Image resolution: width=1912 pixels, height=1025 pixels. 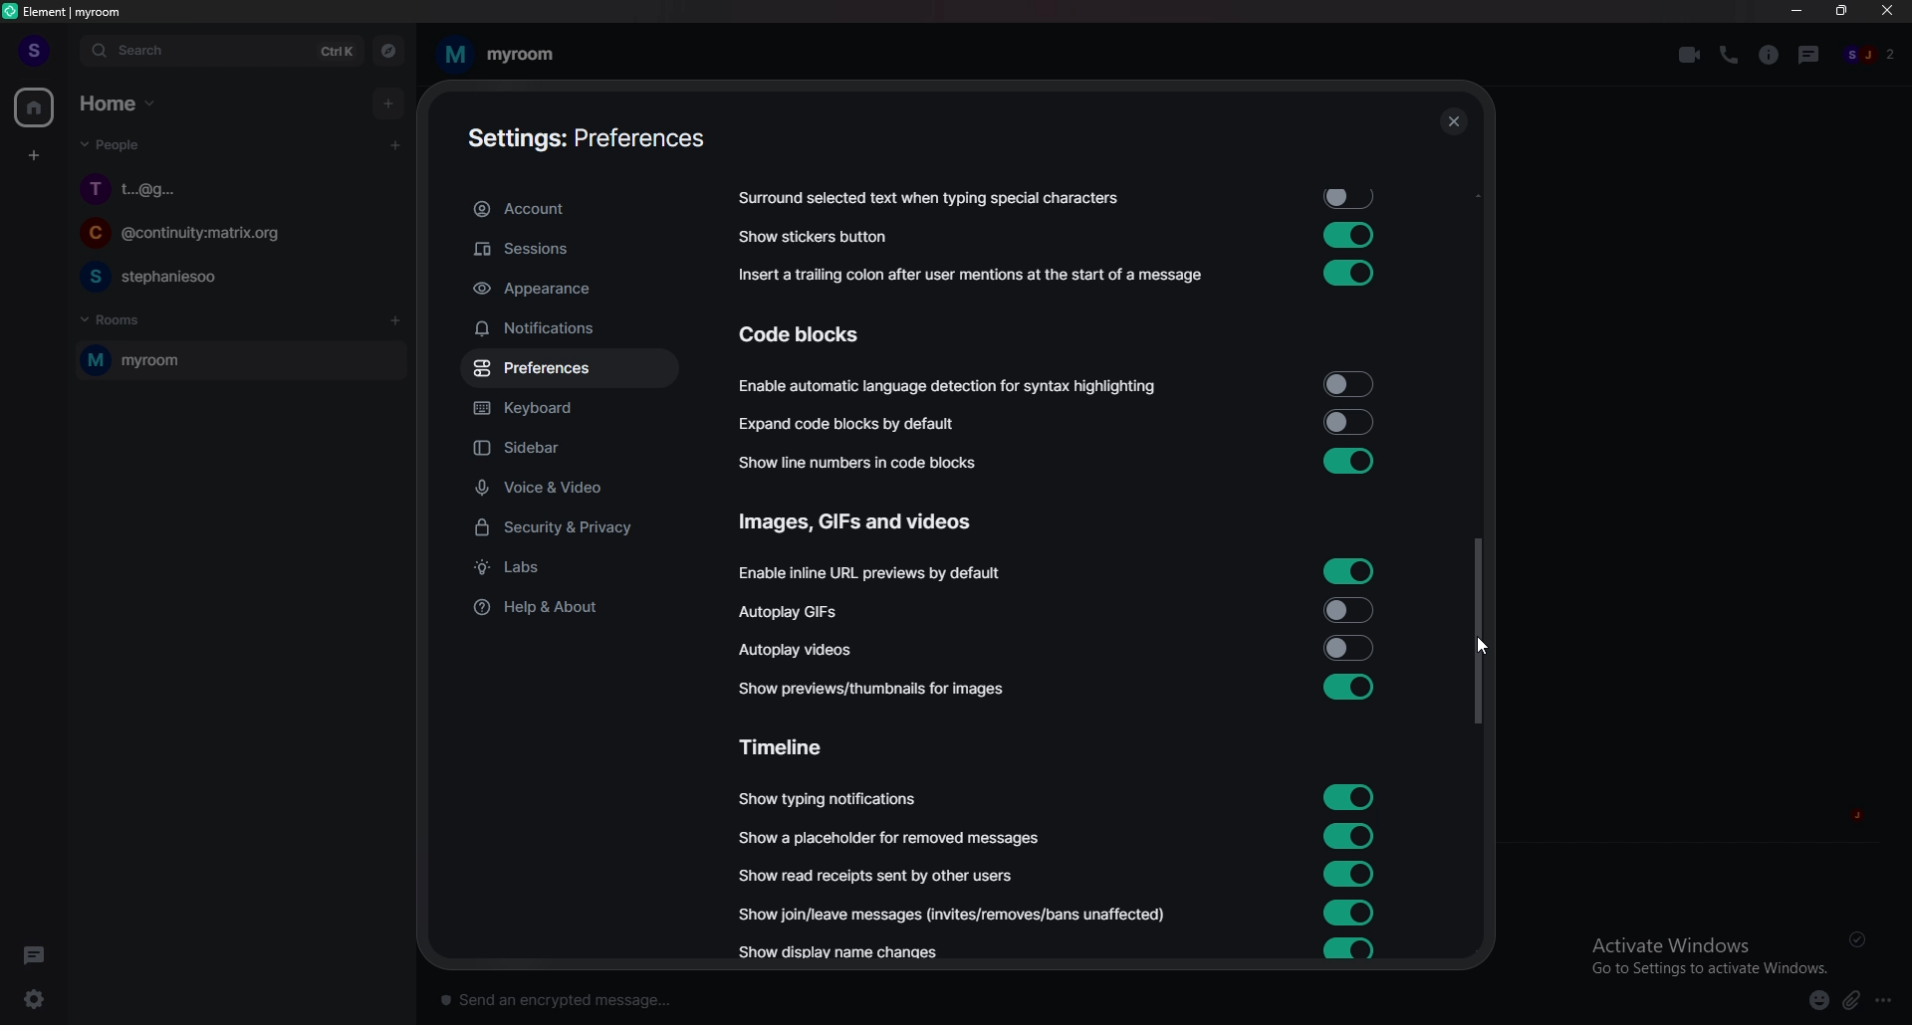 I want to click on show join/leave messages, so click(x=957, y=913).